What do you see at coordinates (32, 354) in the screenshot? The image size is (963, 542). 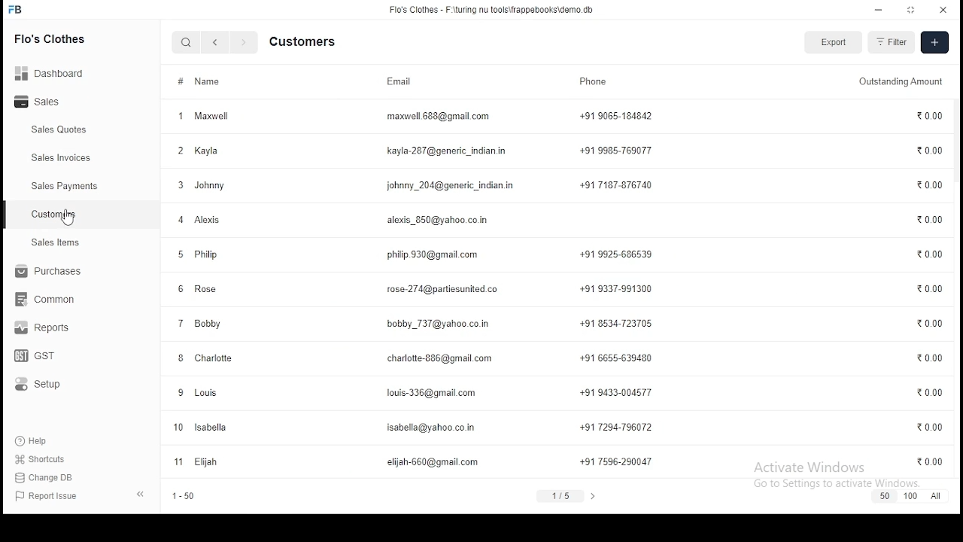 I see `gst` at bounding box center [32, 354].